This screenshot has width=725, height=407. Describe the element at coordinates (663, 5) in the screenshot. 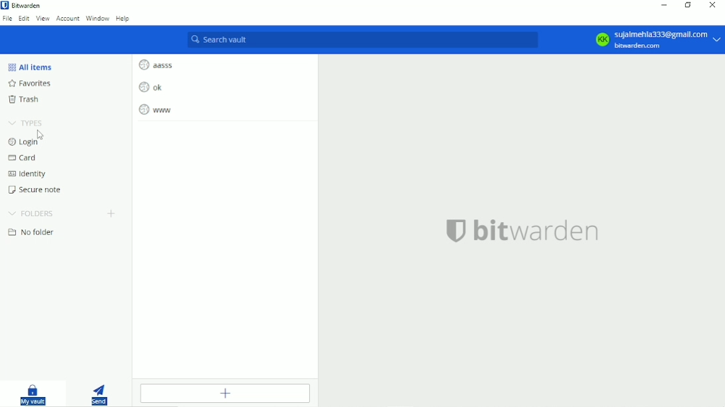

I see `Minimize` at that location.